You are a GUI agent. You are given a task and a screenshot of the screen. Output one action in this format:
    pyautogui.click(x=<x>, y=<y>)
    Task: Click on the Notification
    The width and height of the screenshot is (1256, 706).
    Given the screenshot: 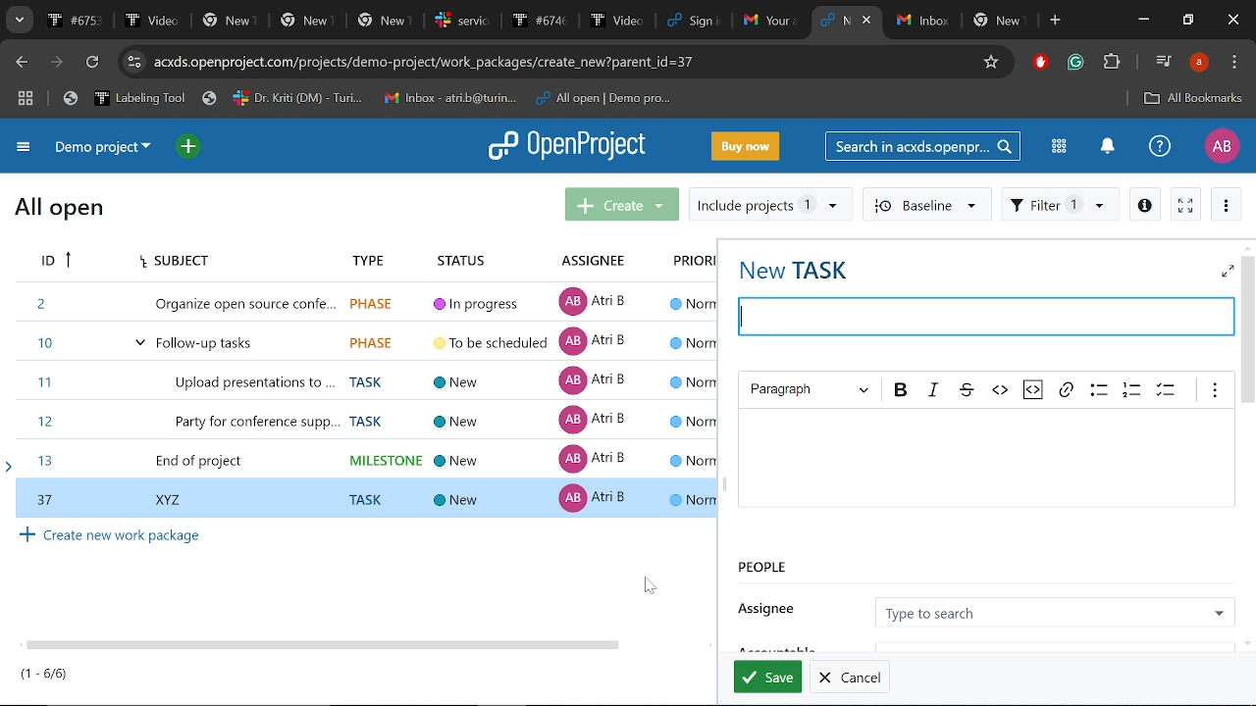 What is the action you would take?
    pyautogui.click(x=1106, y=148)
    